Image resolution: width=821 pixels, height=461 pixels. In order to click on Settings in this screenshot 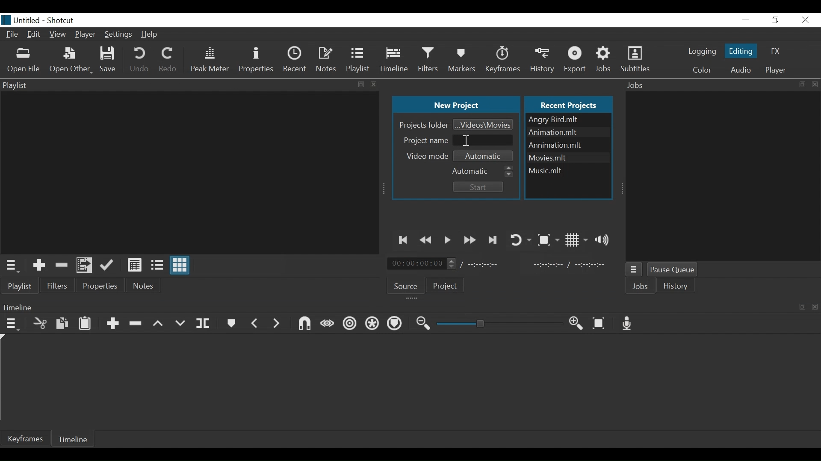, I will do `click(117, 35)`.